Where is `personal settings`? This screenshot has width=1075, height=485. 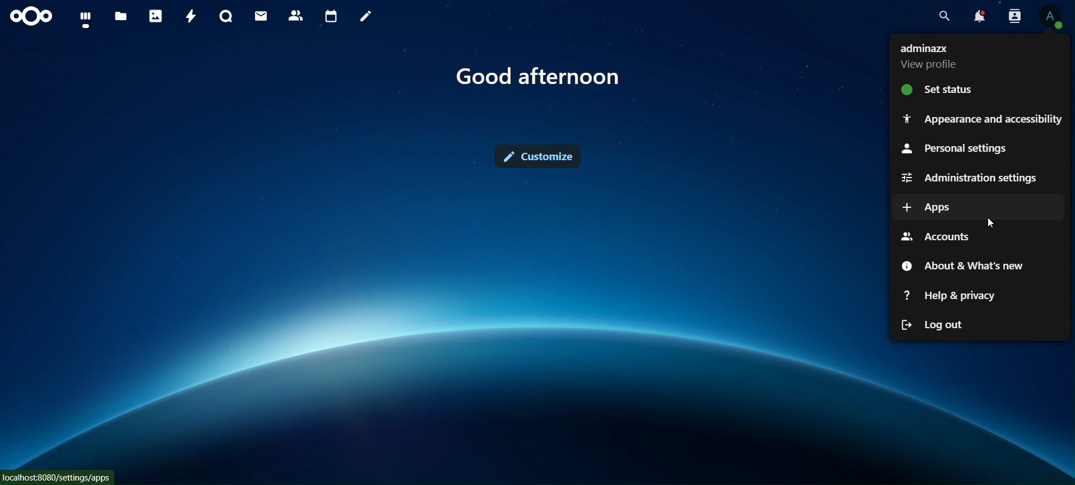
personal settings is located at coordinates (954, 150).